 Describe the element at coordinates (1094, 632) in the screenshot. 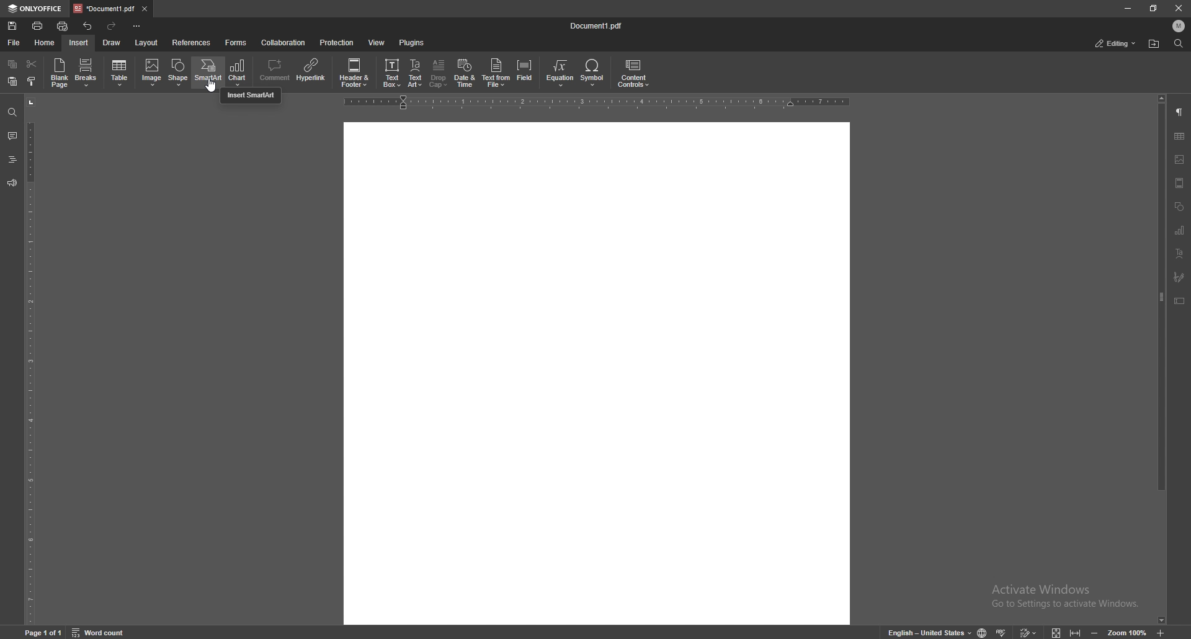

I see `zoom out` at that location.